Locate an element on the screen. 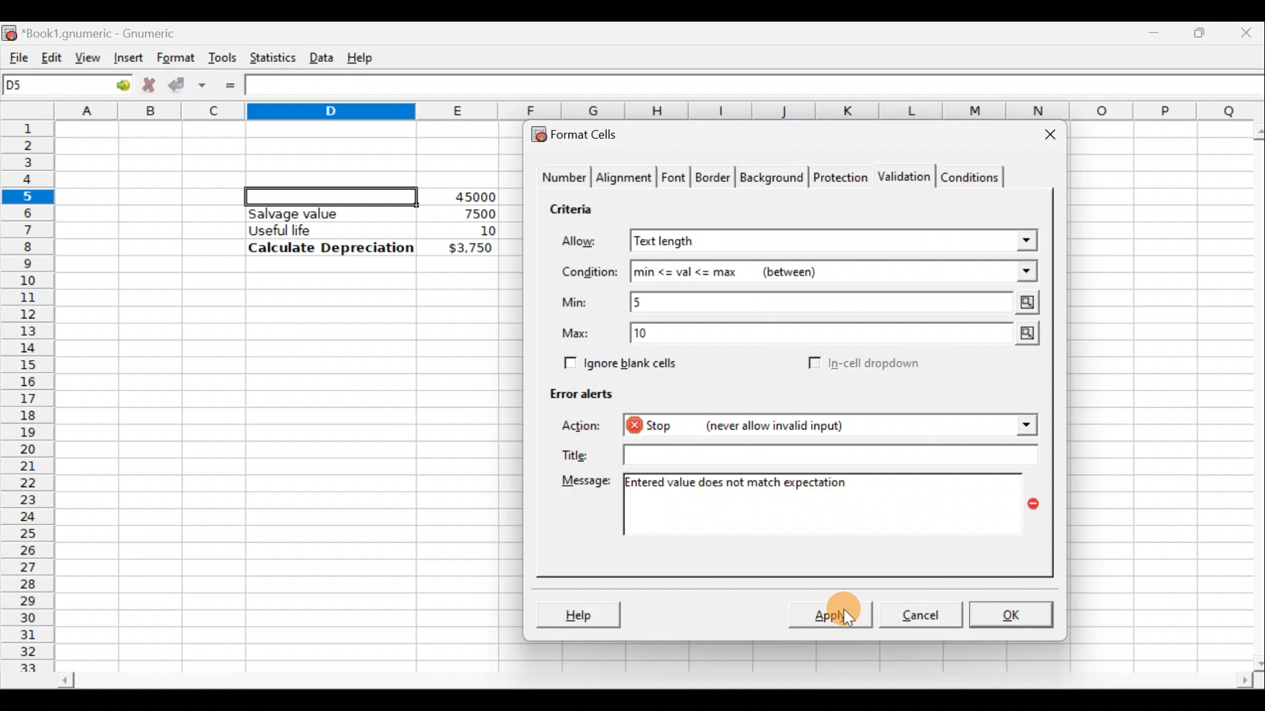  In-cell dropdown is located at coordinates (877, 363).